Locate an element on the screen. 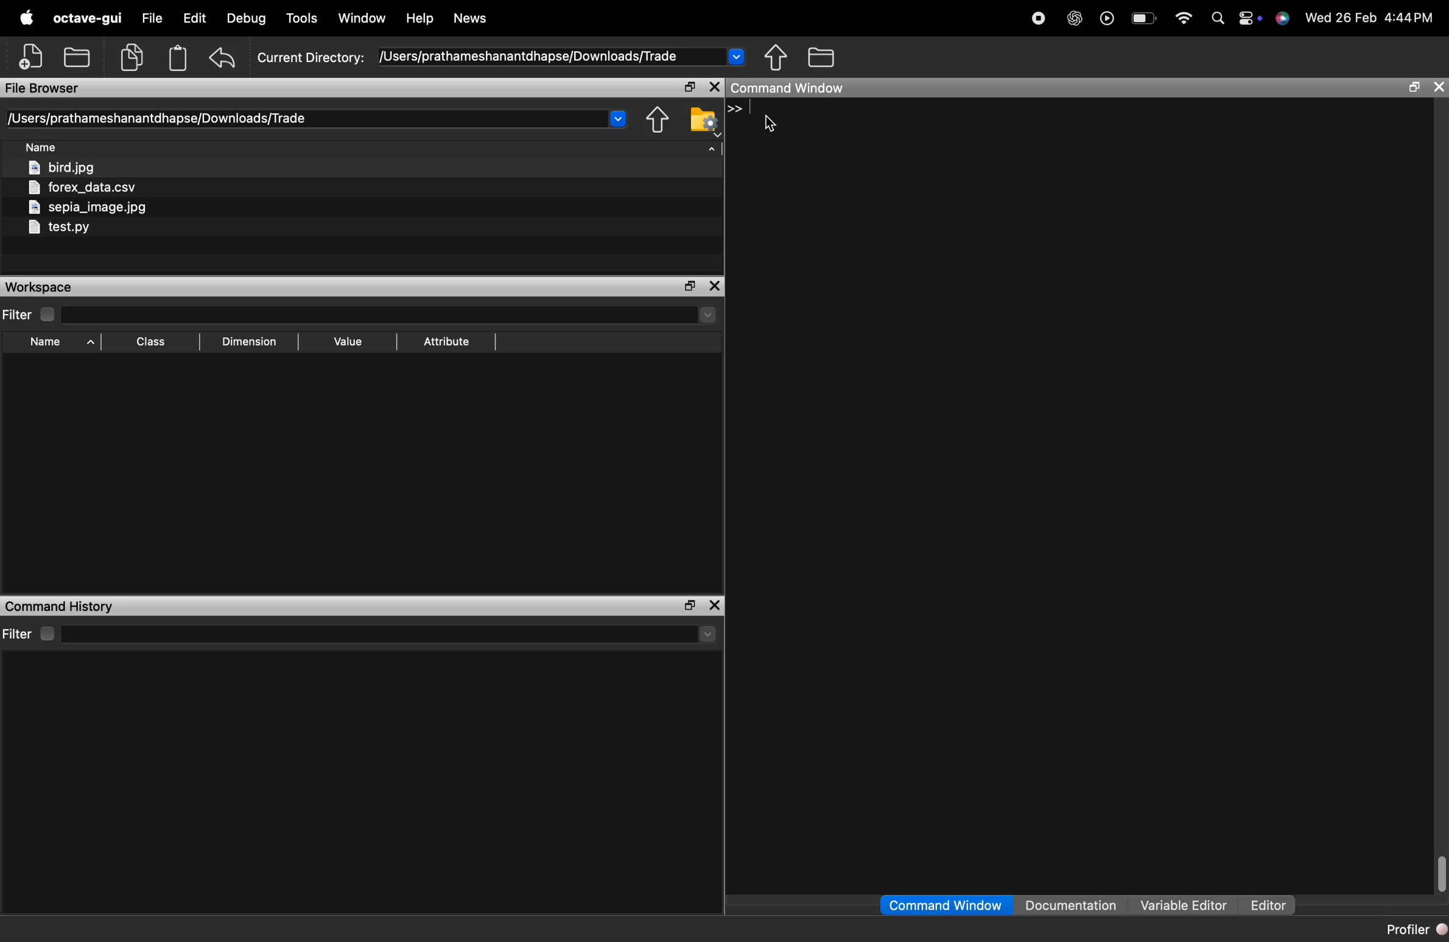 This screenshot has width=1449, height=942. open in separate window is located at coordinates (691, 86).